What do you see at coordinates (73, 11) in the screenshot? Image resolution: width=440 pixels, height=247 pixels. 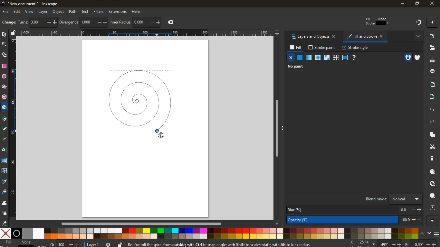 I see `` at bounding box center [73, 11].